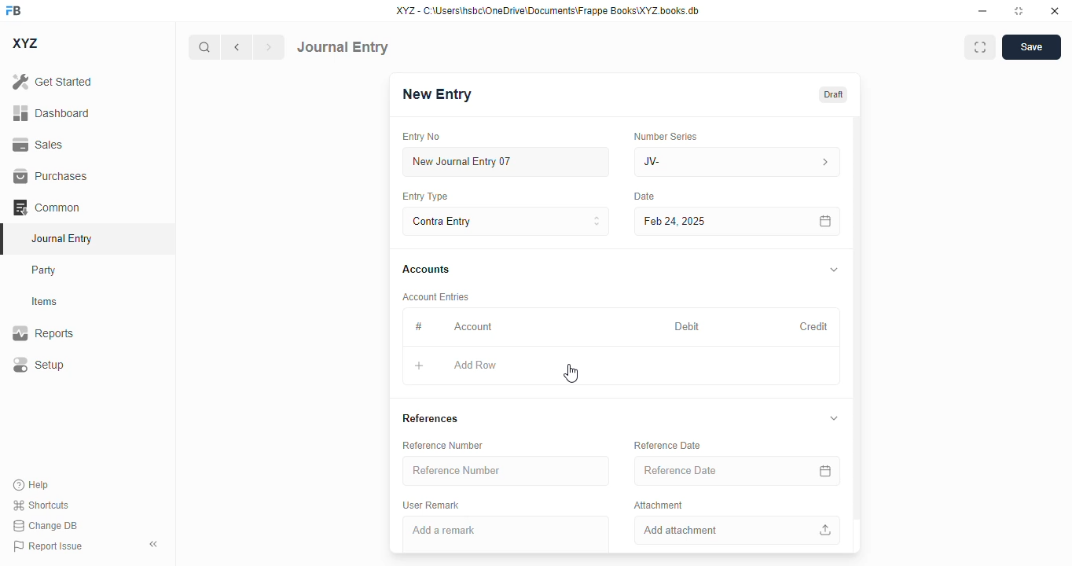 The width and height of the screenshot is (1072, 566). Describe the element at coordinates (505, 220) in the screenshot. I see `contra entry ` at that location.